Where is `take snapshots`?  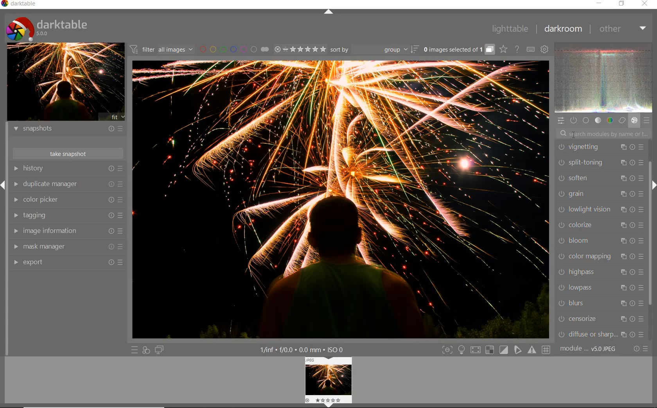
take snapshots is located at coordinates (68, 154).